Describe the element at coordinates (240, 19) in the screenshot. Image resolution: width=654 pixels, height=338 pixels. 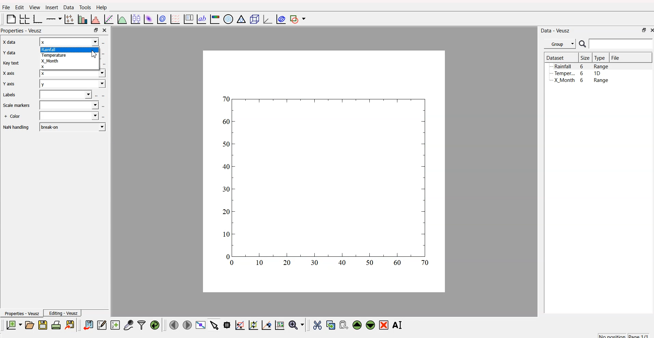
I see `Ternary graph` at that location.